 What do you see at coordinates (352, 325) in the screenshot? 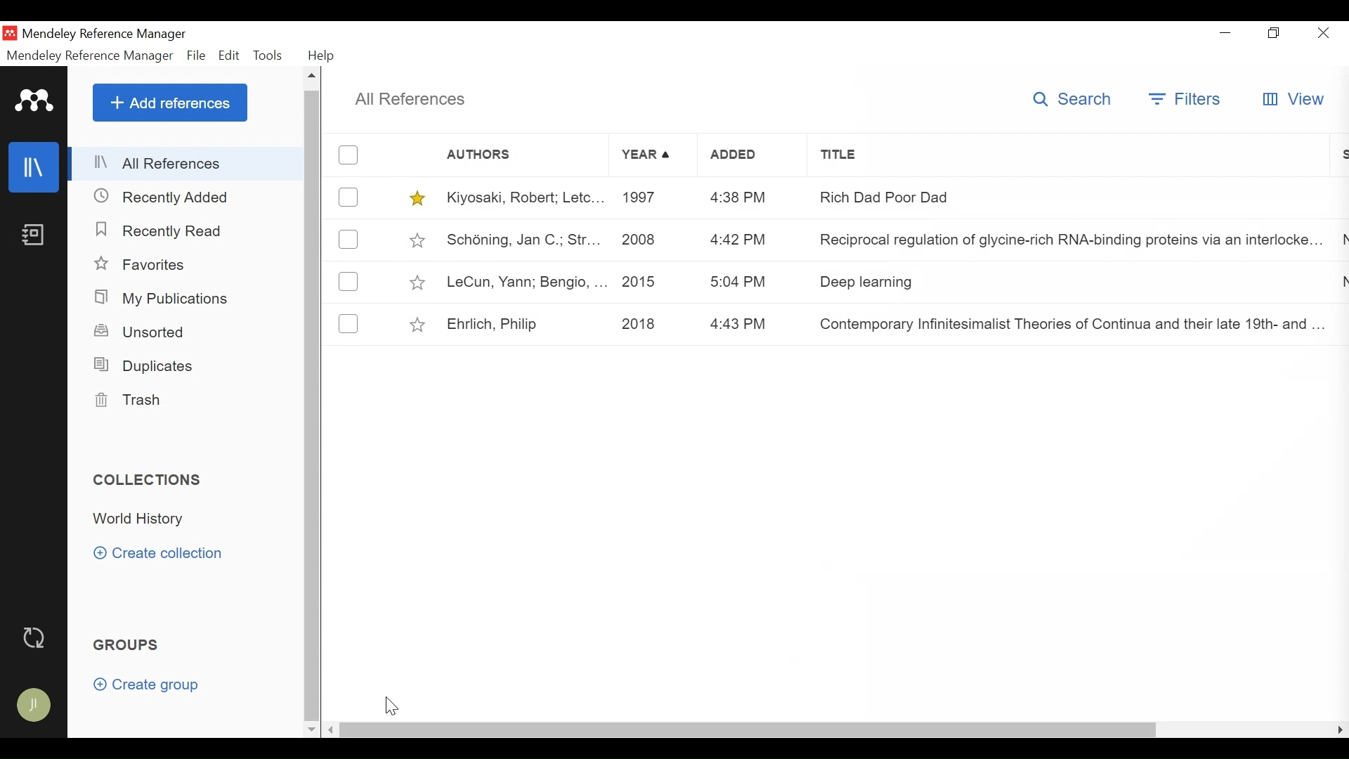
I see `(un) select` at bounding box center [352, 325].